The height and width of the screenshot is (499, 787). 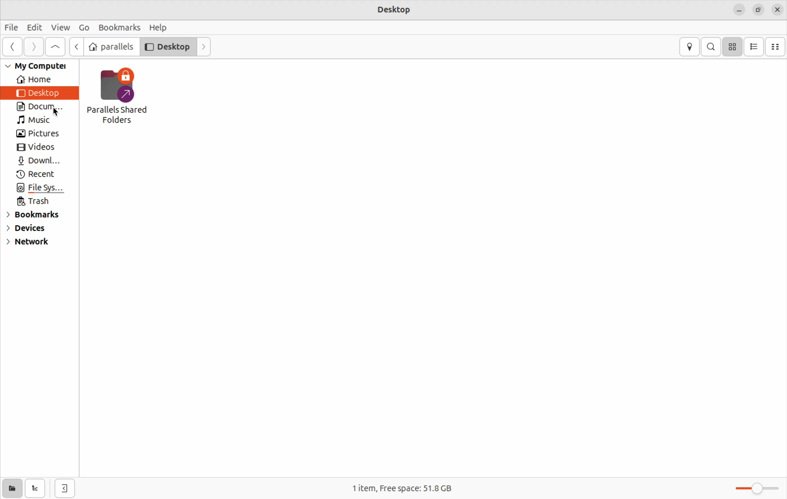 I want to click on parallels, so click(x=111, y=47).